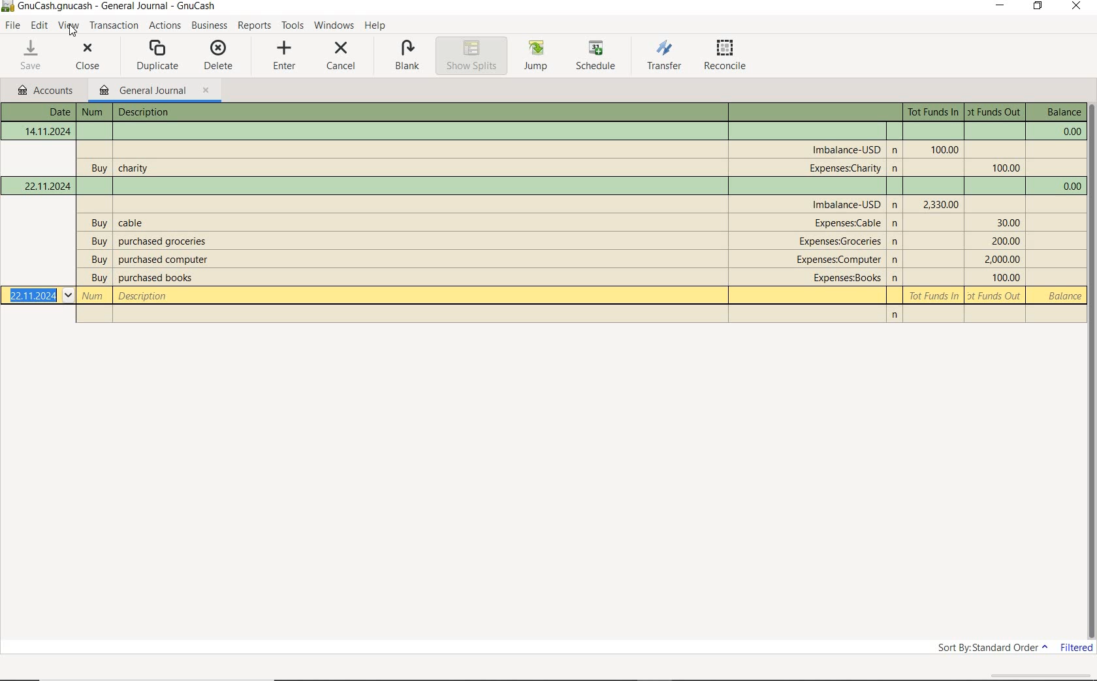 The width and height of the screenshot is (1097, 681). I want to click on REPORTS, so click(255, 26).